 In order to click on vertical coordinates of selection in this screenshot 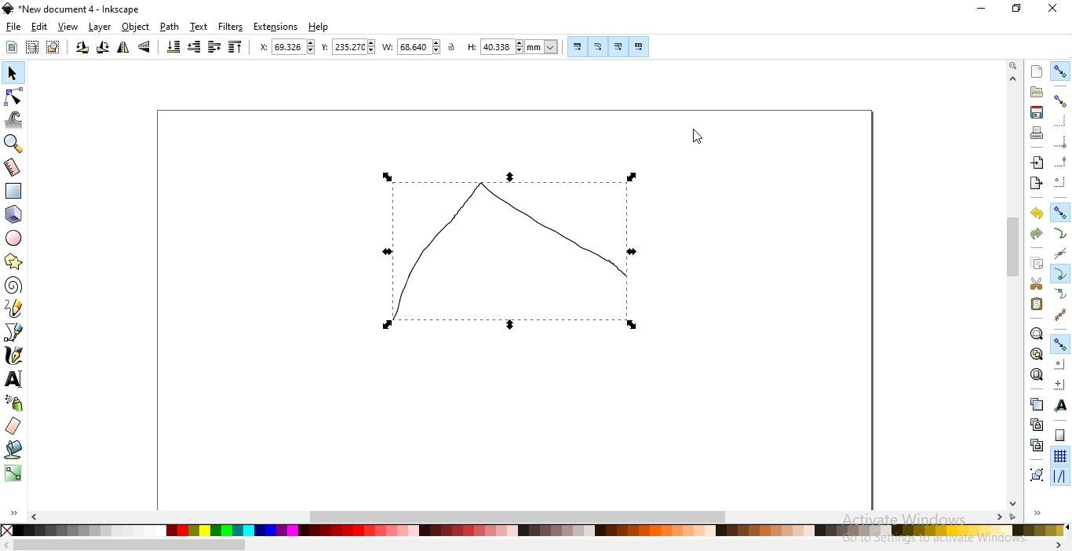, I will do `click(348, 48)`.